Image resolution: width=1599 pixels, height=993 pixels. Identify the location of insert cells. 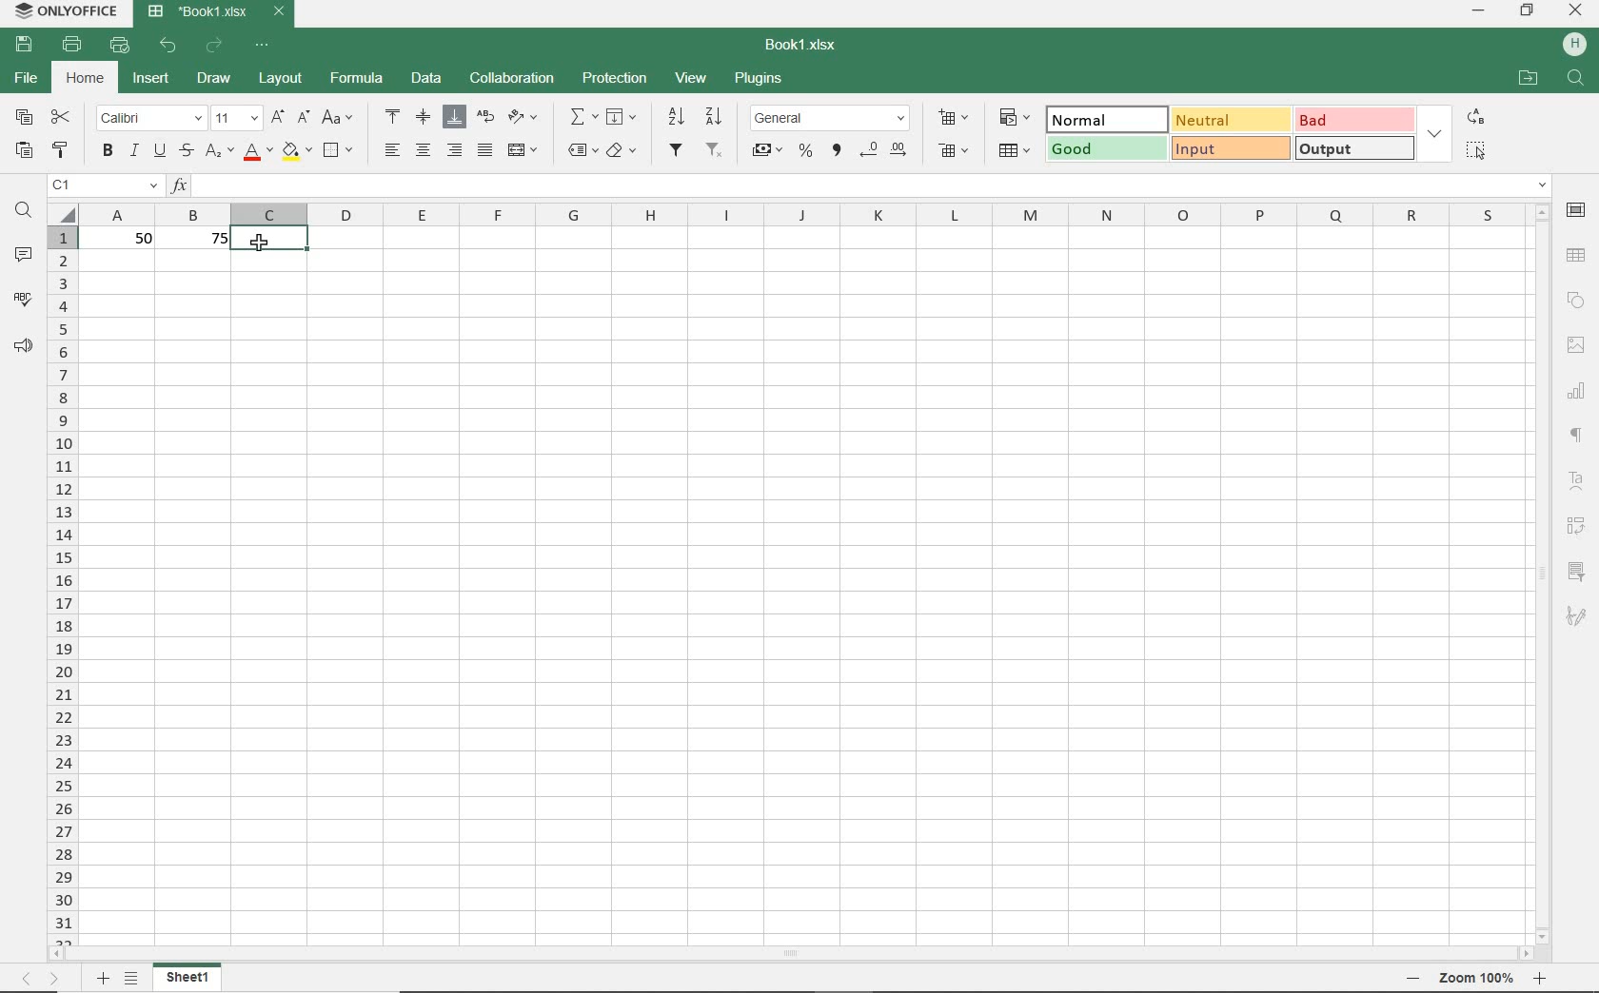
(952, 119).